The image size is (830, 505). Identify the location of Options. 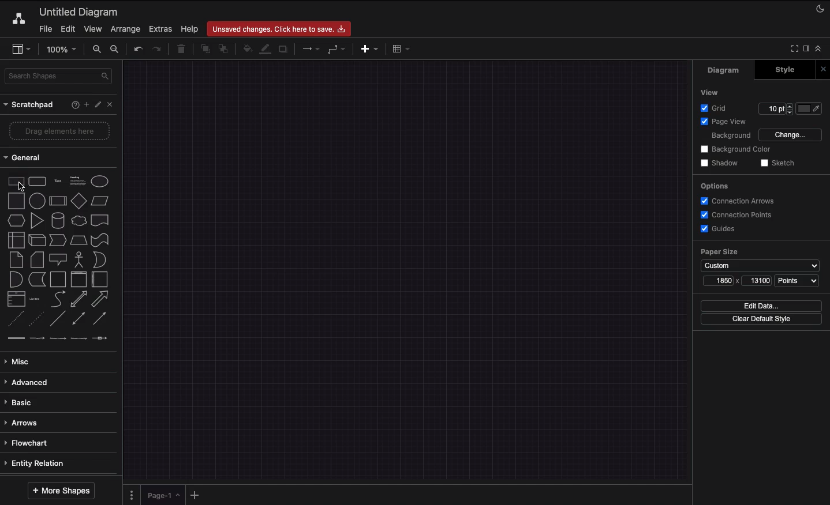
(717, 186).